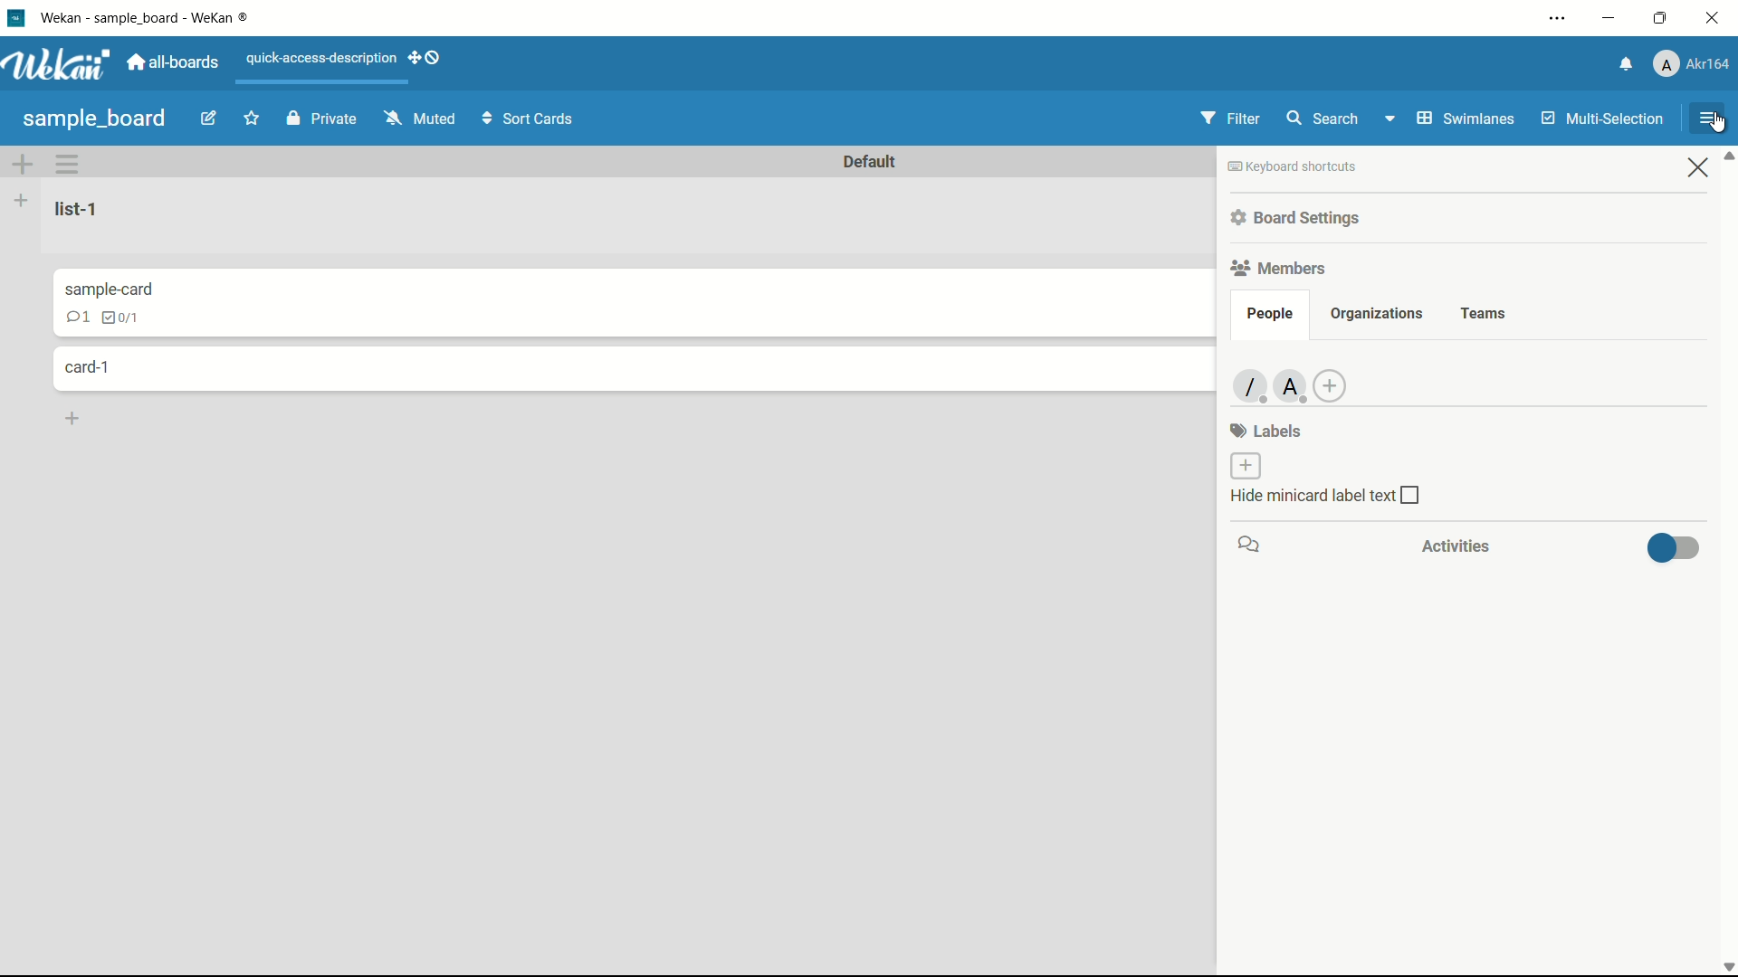 This screenshot has height=977, width=1738. Describe the element at coordinates (1719, 124) in the screenshot. I see `cursor` at that location.